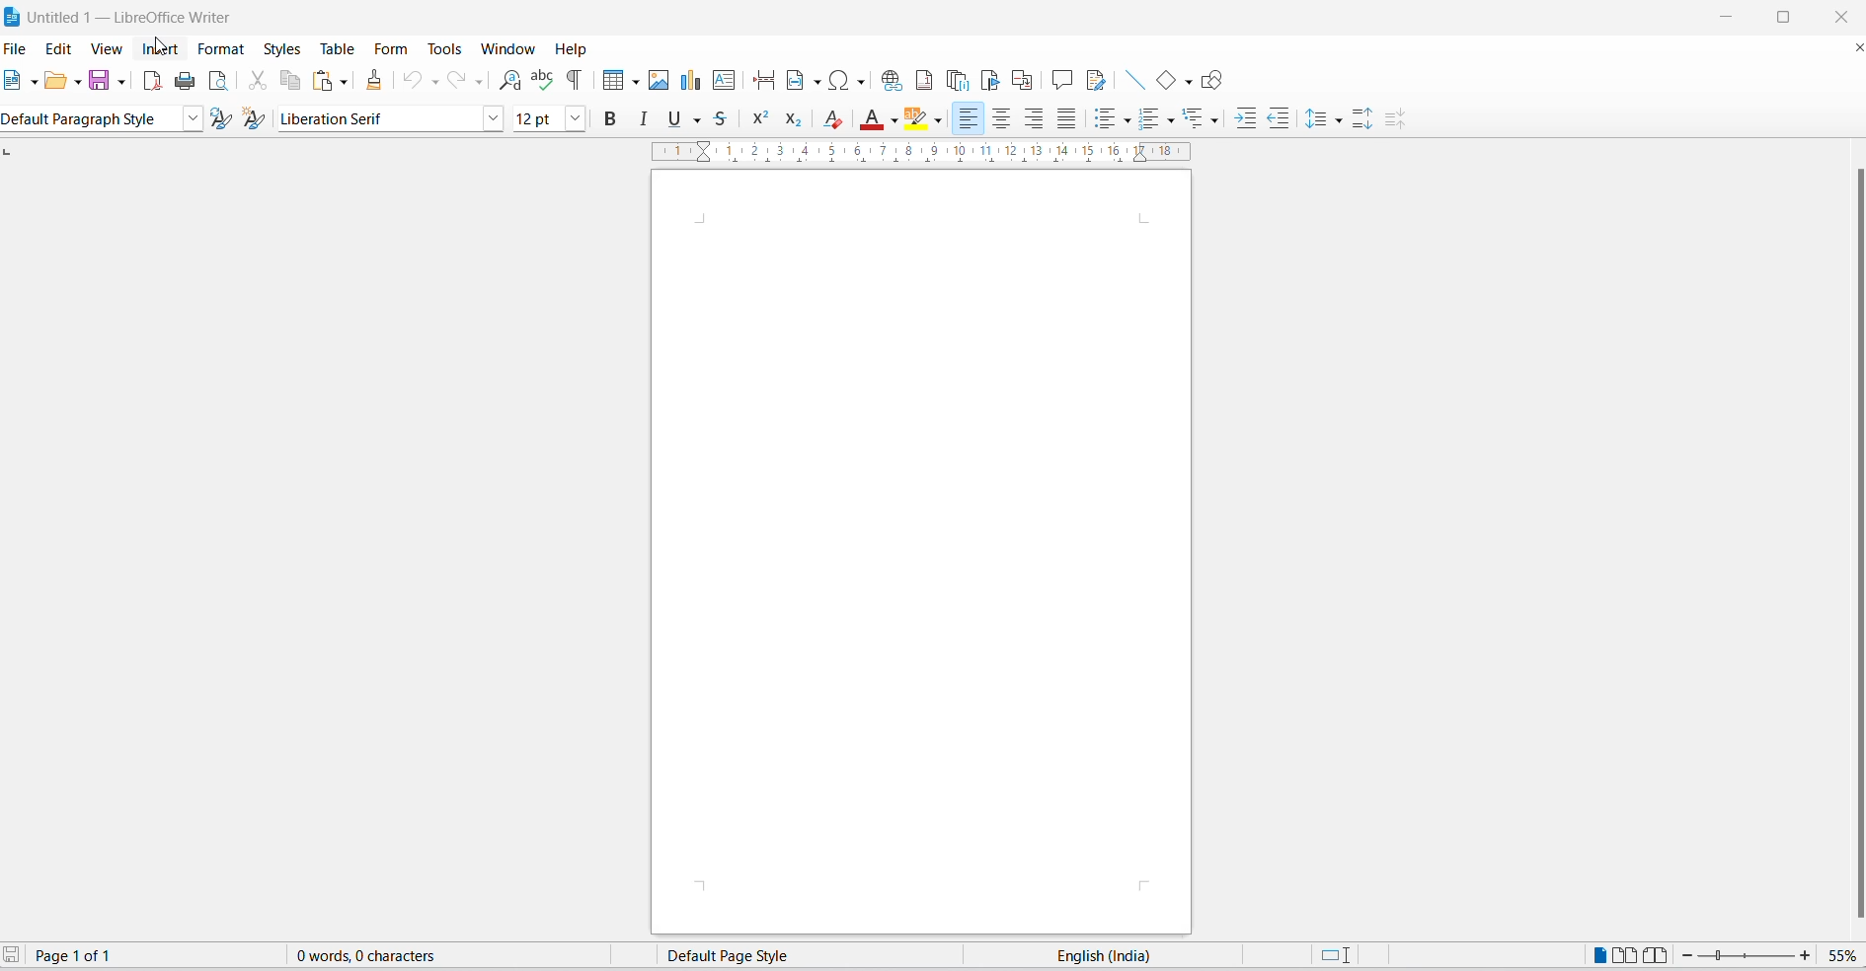 Image resolution: width=1866 pixels, height=971 pixels. I want to click on print preview, so click(220, 81).